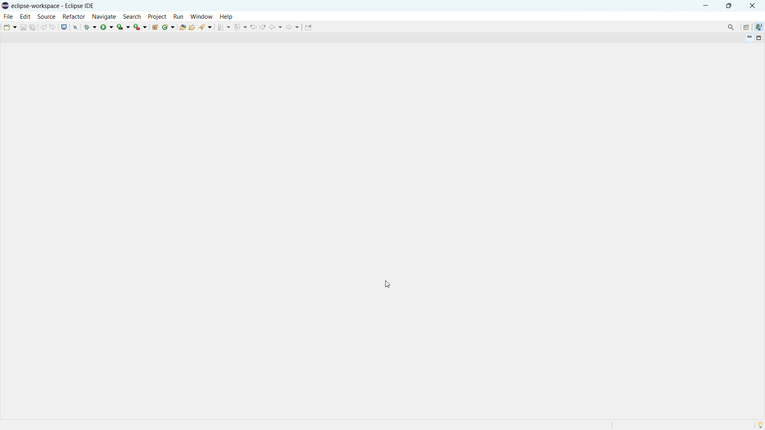 The height and width of the screenshot is (430, 765). Describe the element at coordinates (254, 27) in the screenshot. I see `view previous location` at that location.